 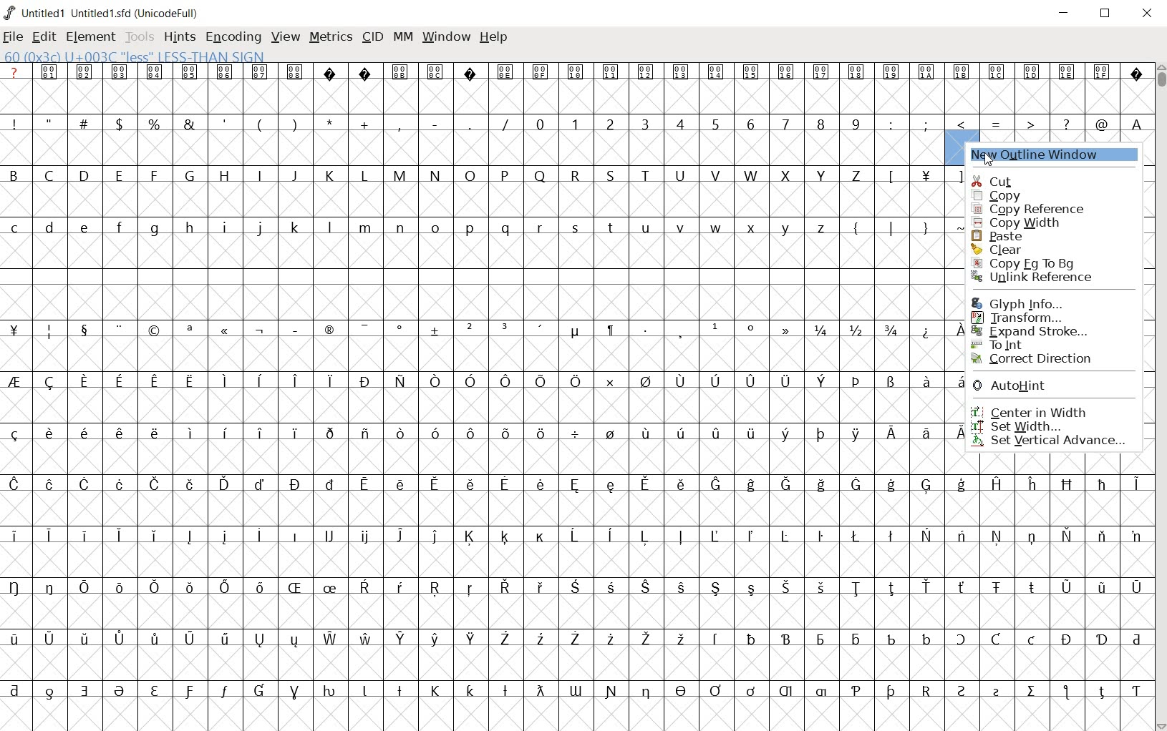 What do you see at coordinates (581, 637) in the screenshot?
I see `special letters` at bounding box center [581, 637].